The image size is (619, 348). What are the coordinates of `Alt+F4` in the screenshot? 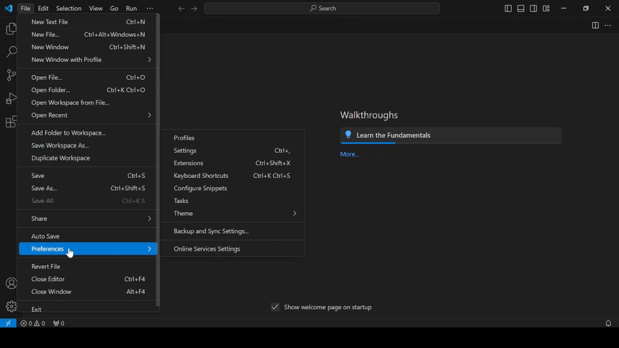 It's located at (135, 292).